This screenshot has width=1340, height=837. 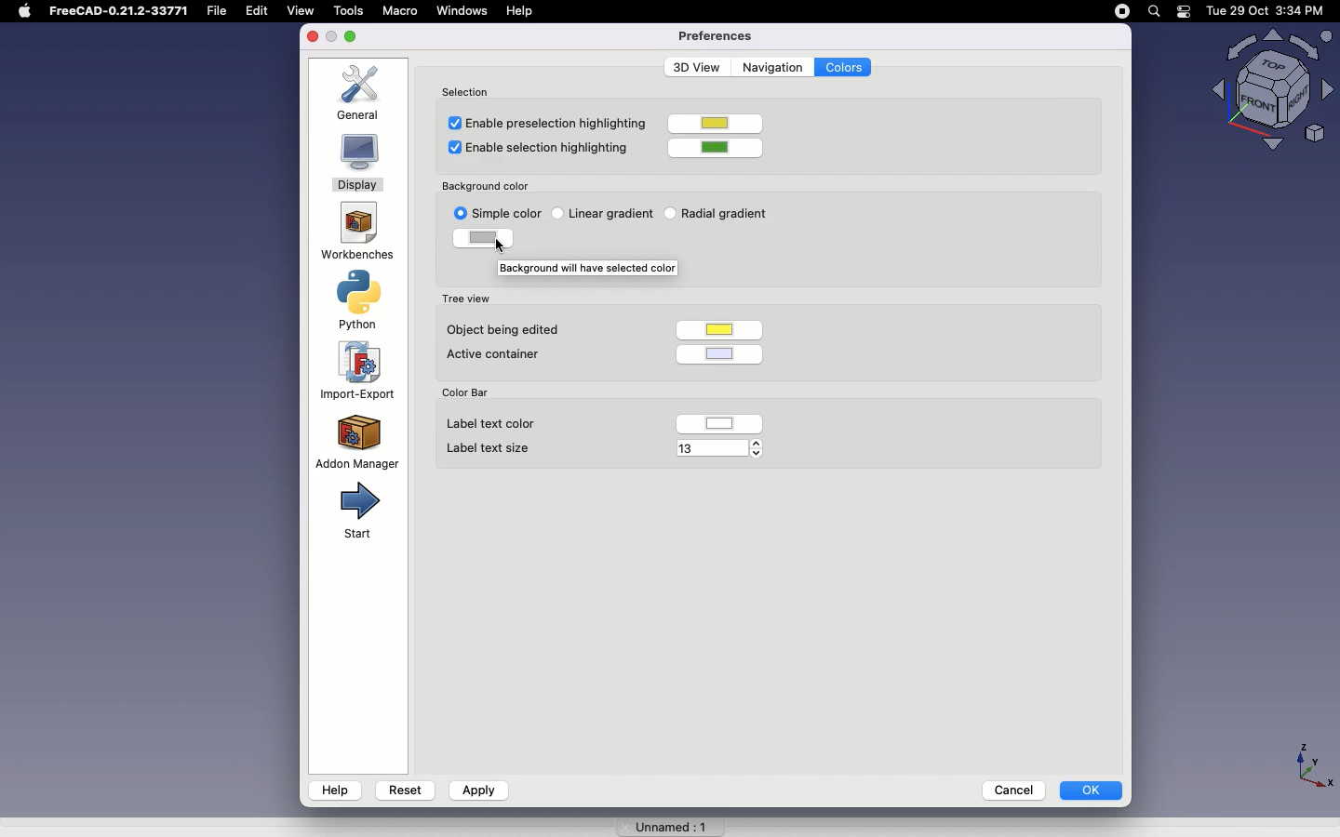 What do you see at coordinates (844, 68) in the screenshot?
I see `Colors` at bounding box center [844, 68].